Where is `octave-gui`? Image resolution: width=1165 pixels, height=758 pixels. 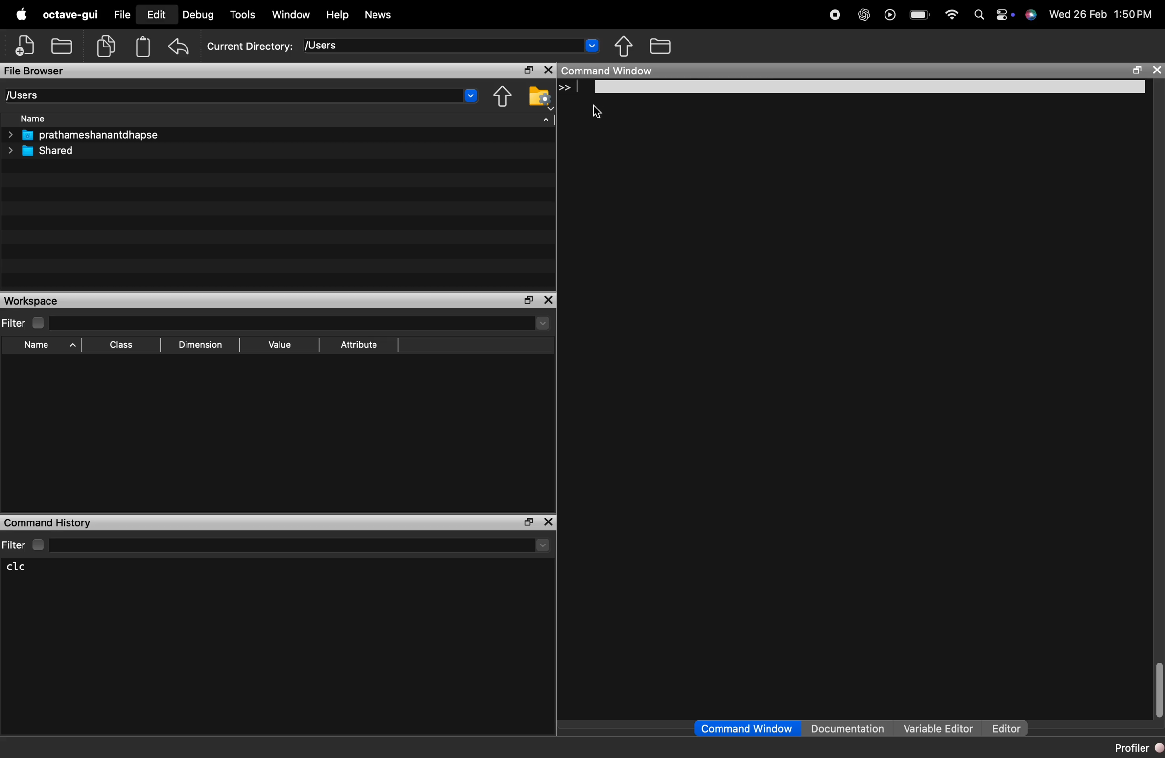
octave-gui is located at coordinates (72, 15).